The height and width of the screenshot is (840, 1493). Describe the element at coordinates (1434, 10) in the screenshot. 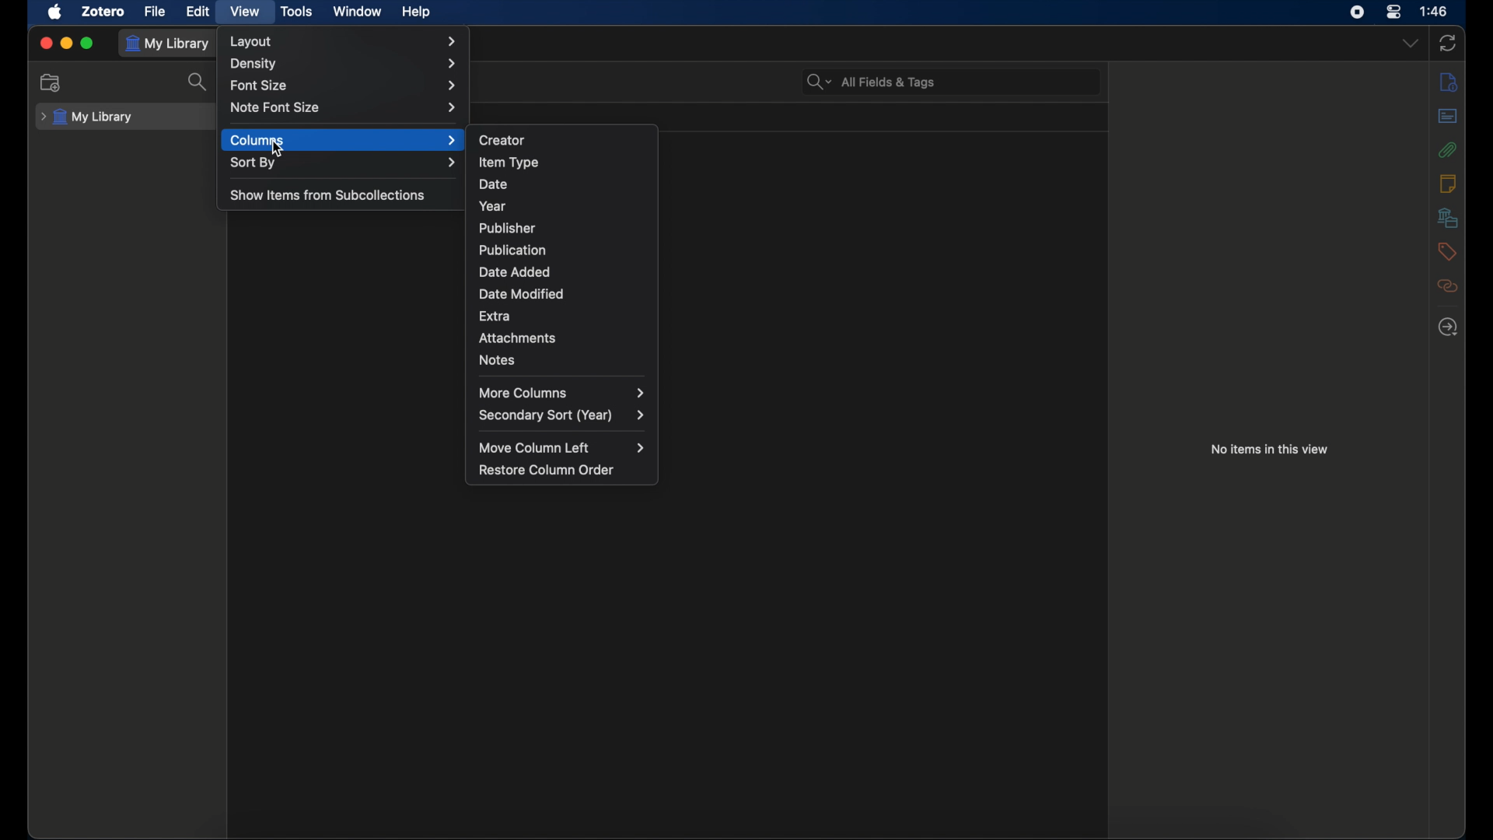

I see `time (1:48)` at that location.